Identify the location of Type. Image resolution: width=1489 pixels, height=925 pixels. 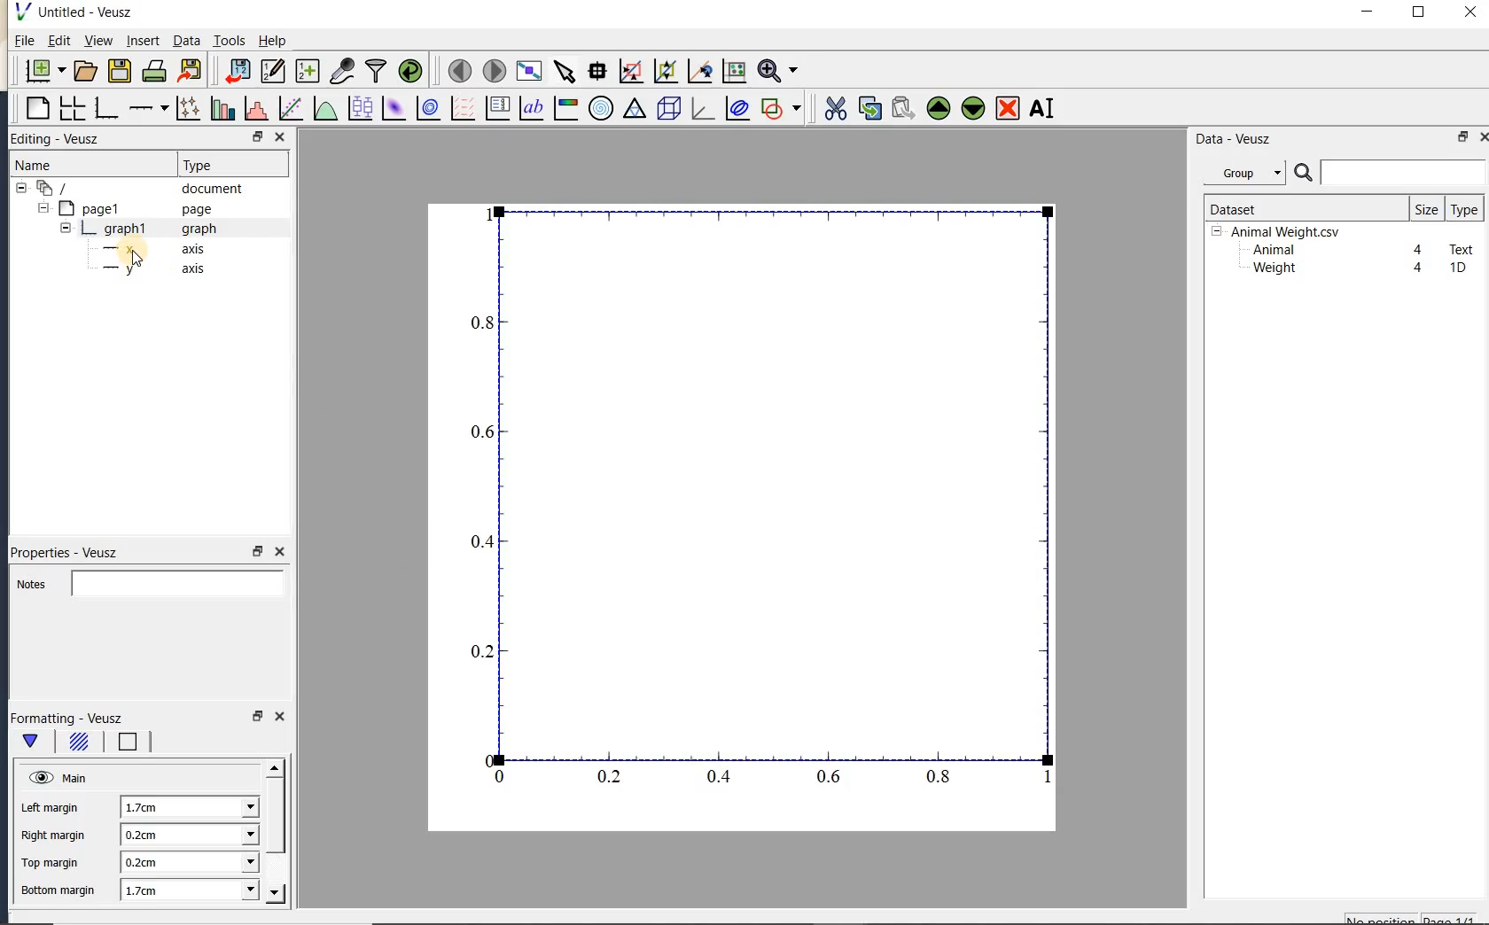
(229, 163).